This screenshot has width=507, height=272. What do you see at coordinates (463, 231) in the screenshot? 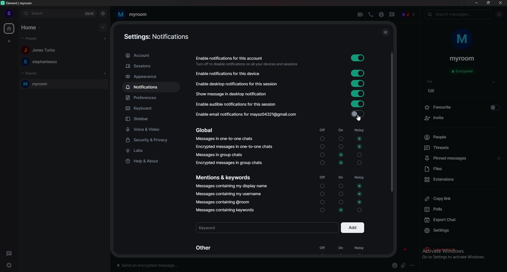
I see `settings` at bounding box center [463, 231].